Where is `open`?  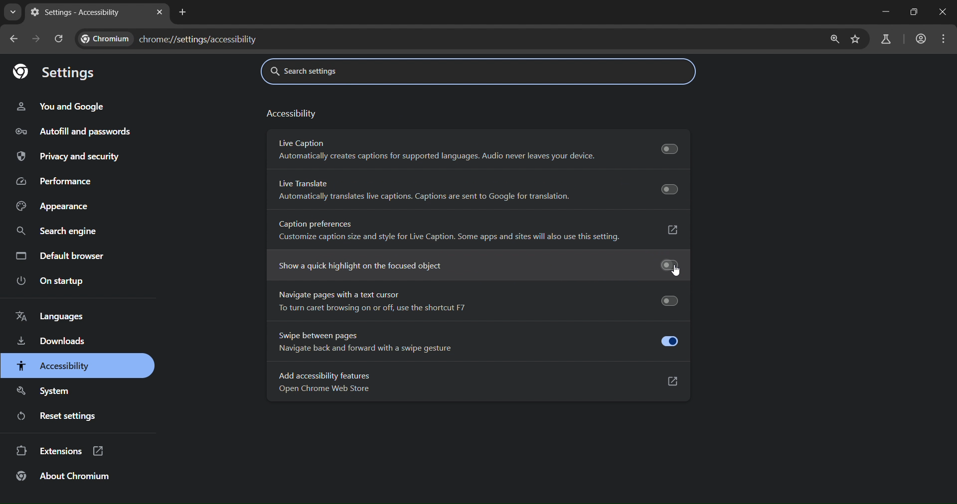 open is located at coordinates (674, 382).